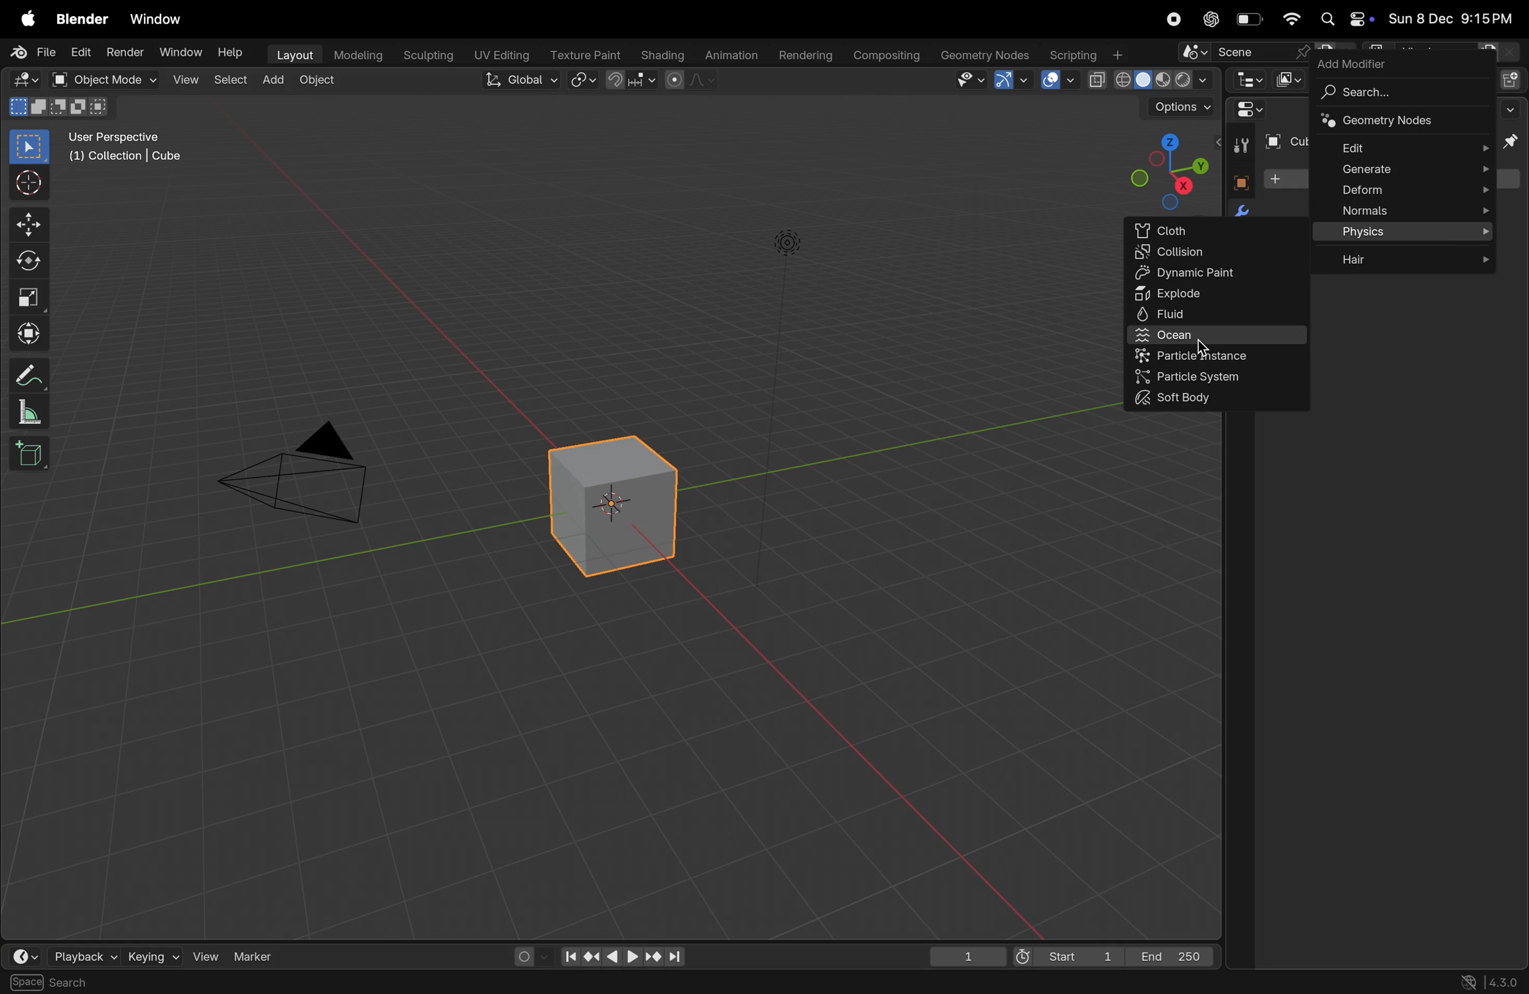 This screenshot has height=994, width=1529. Describe the element at coordinates (1491, 981) in the screenshot. I see `version` at that location.